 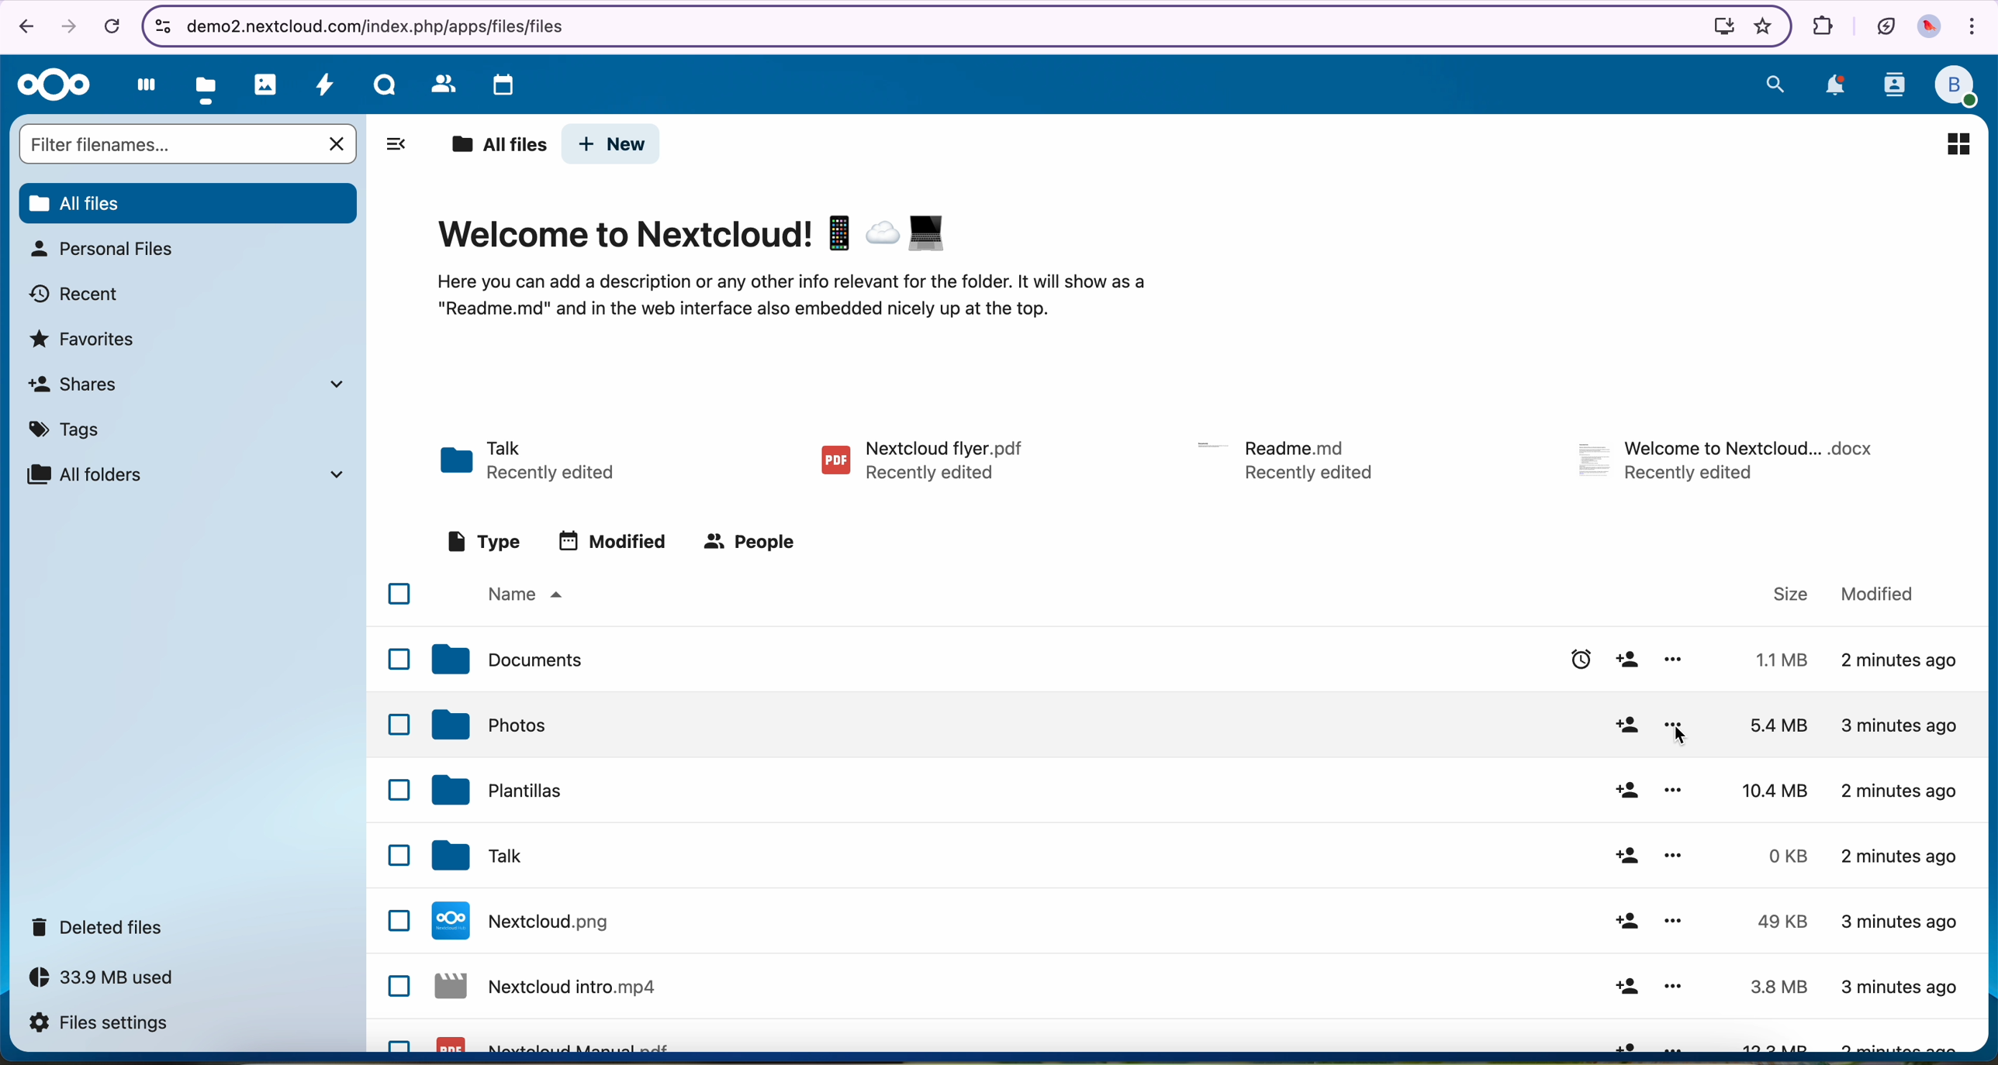 I want to click on 3 minutes ago, so click(x=1899, y=988).